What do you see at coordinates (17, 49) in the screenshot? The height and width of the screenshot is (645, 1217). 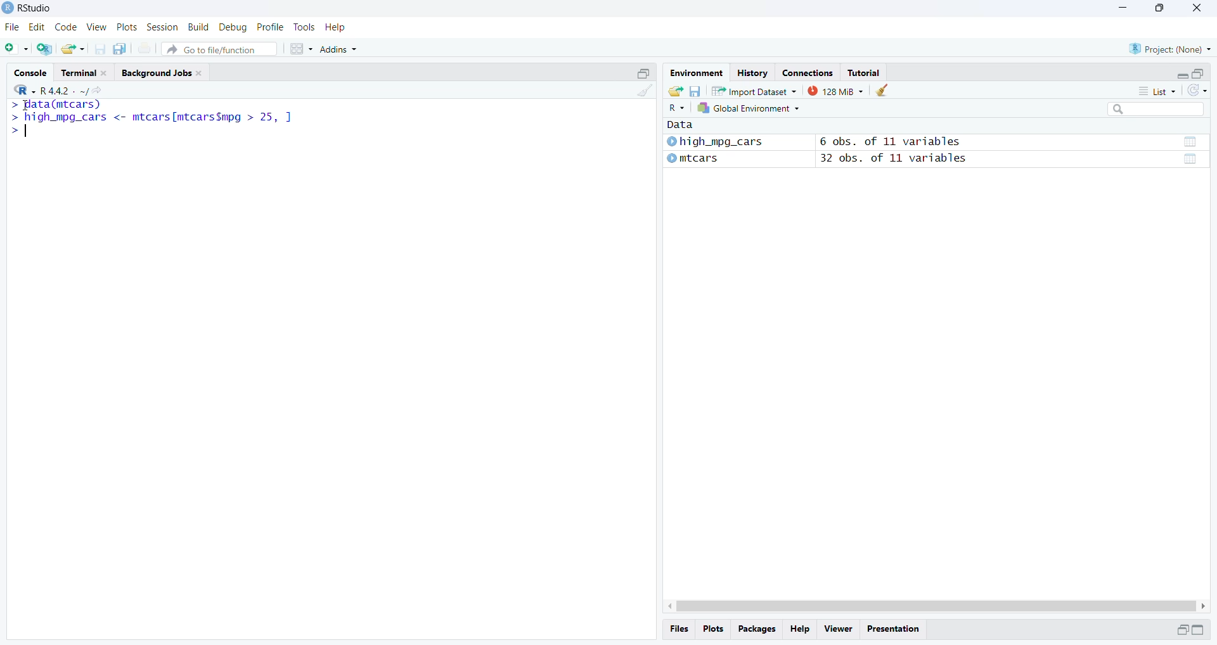 I see `new file` at bounding box center [17, 49].